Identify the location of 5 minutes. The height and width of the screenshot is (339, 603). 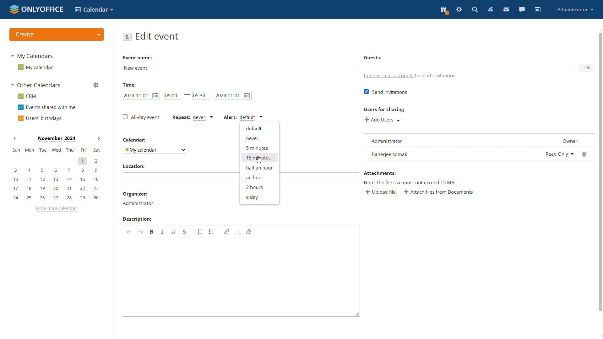
(259, 147).